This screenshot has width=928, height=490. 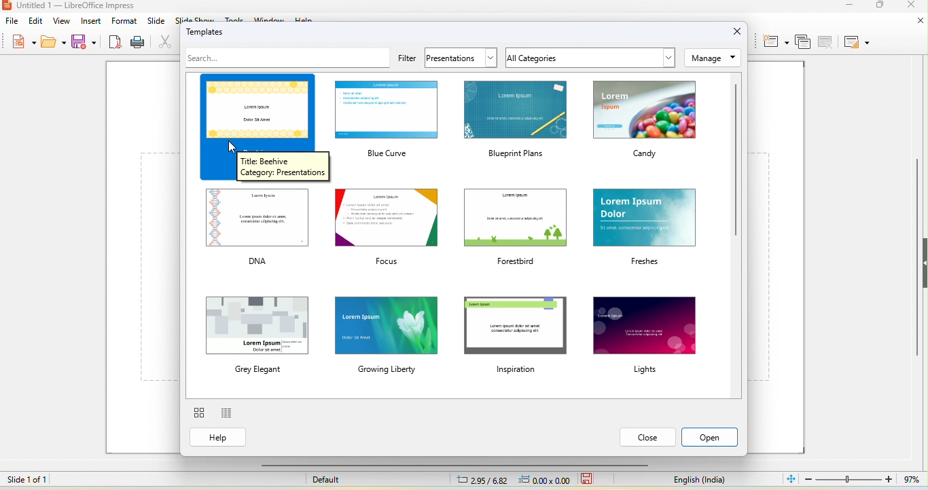 What do you see at coordinates (326, 480) in the screenshot?
I see `default` at bounding box center [326, 480].